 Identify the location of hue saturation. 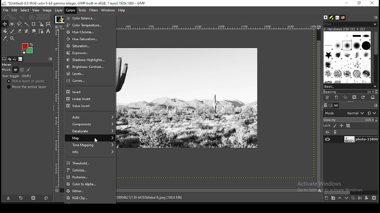
(85, 39).